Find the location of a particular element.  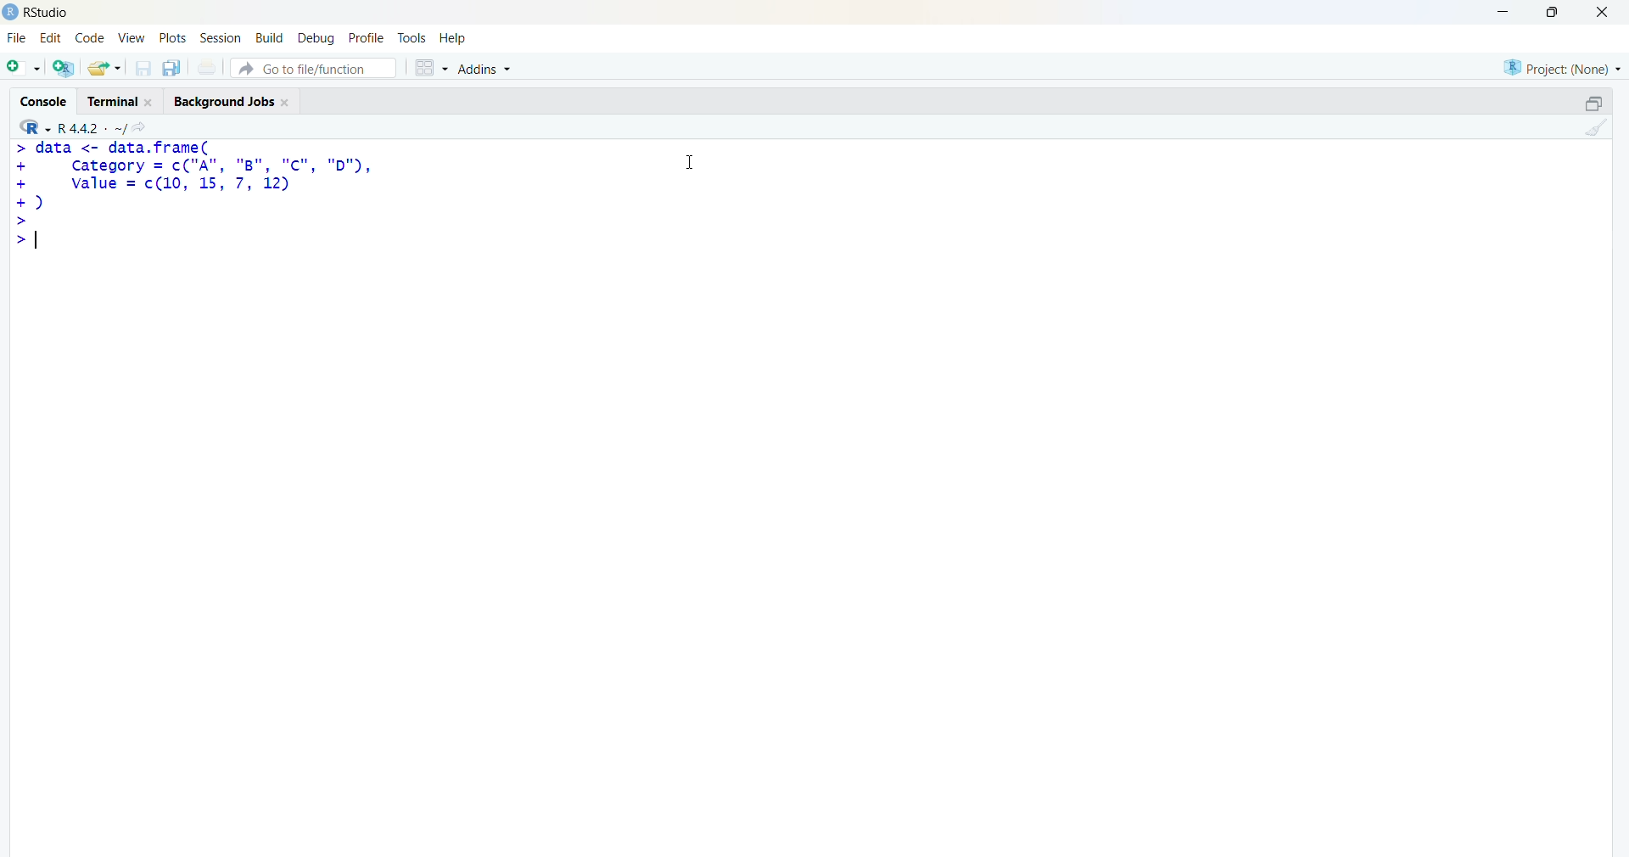

code - > data <- data.frame(Category = c("A", "8B", "c", "D"),value = c(10, 15, 7, 12)) is located at coordinates (210, 197).